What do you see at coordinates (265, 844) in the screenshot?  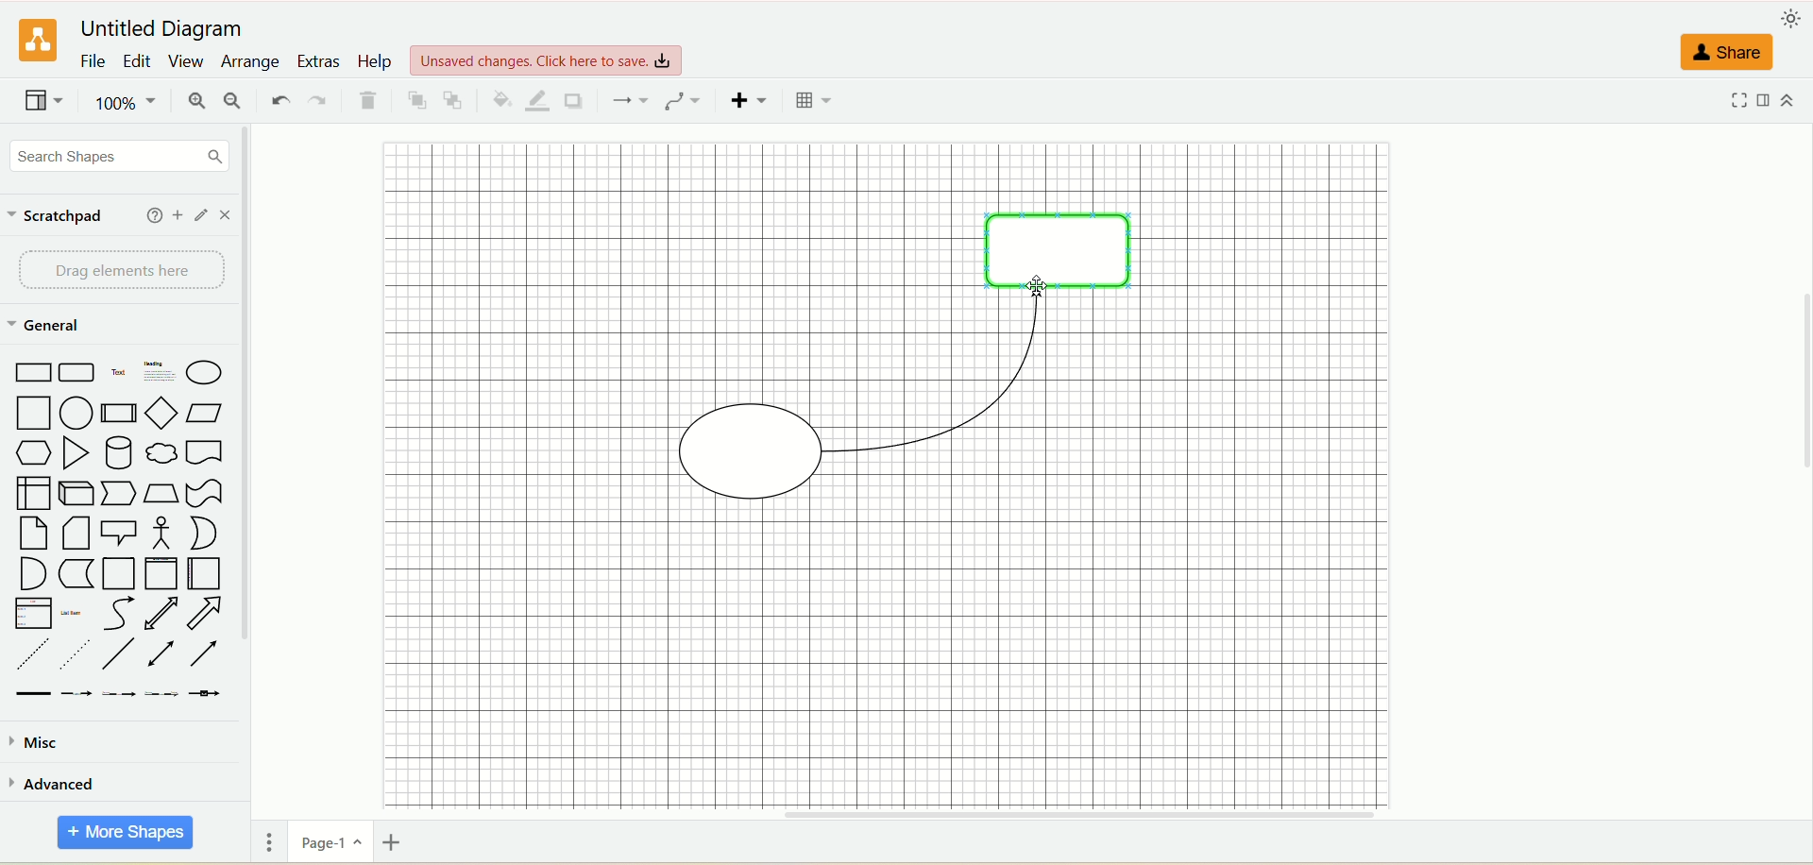 I see `pages` at bounding box center [265, 844].